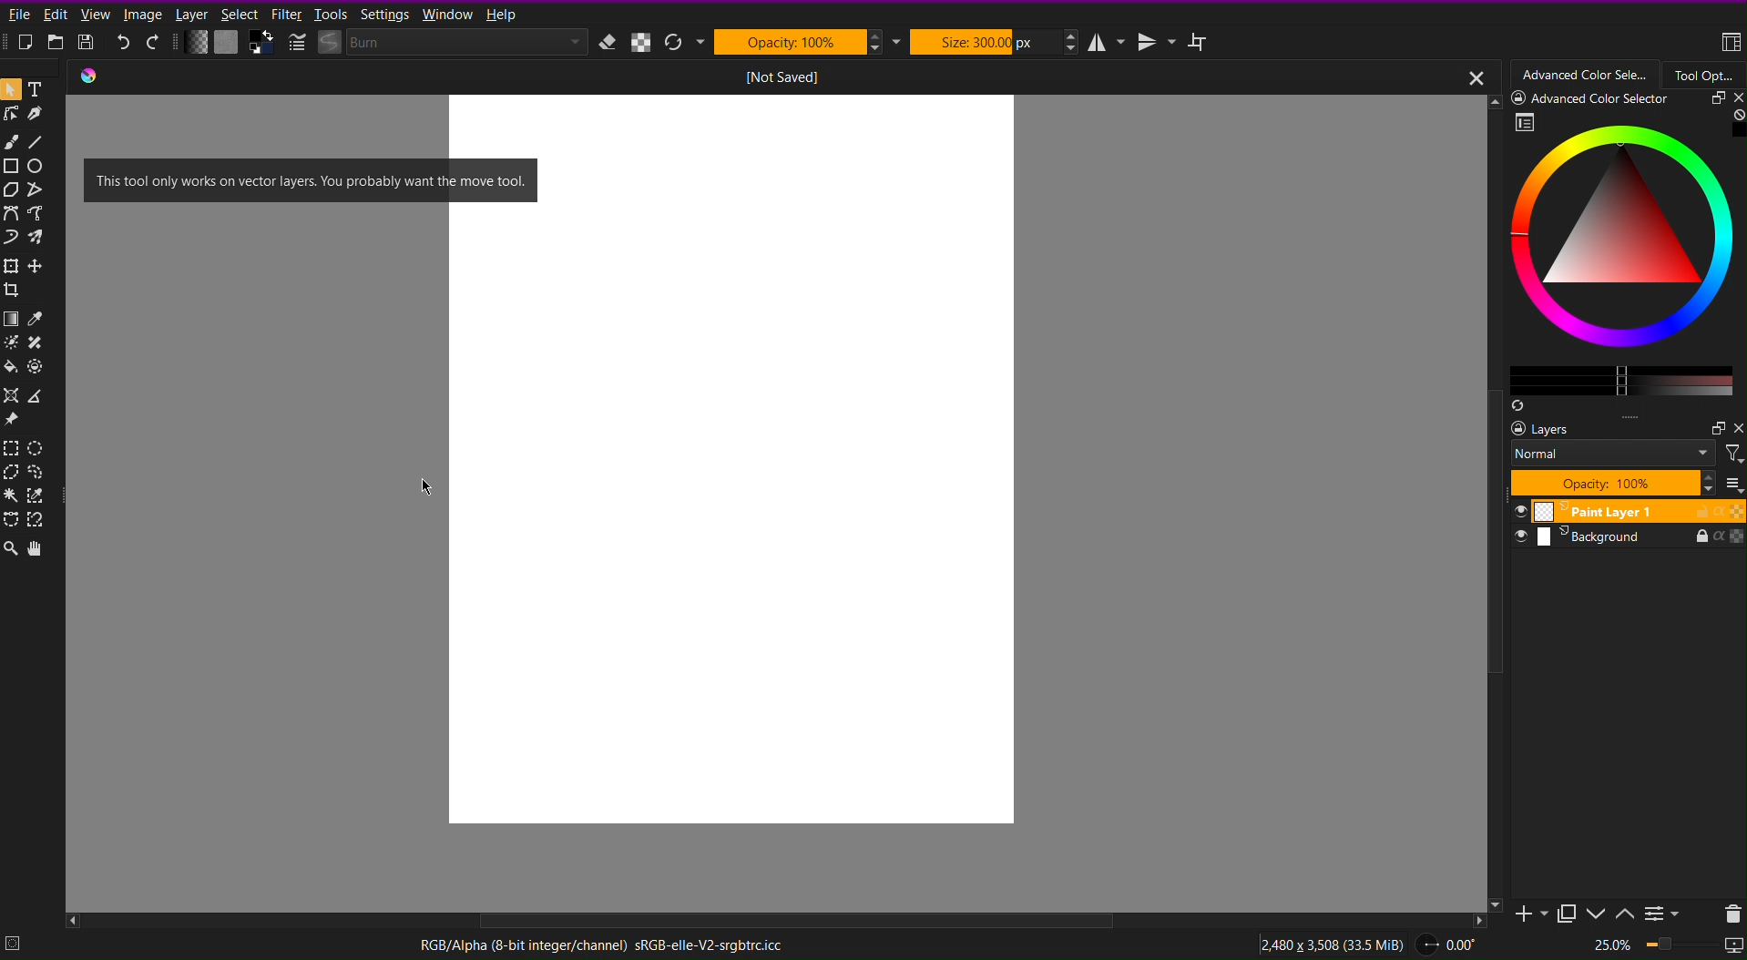 Image resolution: width=1747 pixels, height=960 pixels. What do you see at coordinates (1108, 41) in the screenshot?
I see `Horizontal Mirror` at bounding box center [1108, 41].